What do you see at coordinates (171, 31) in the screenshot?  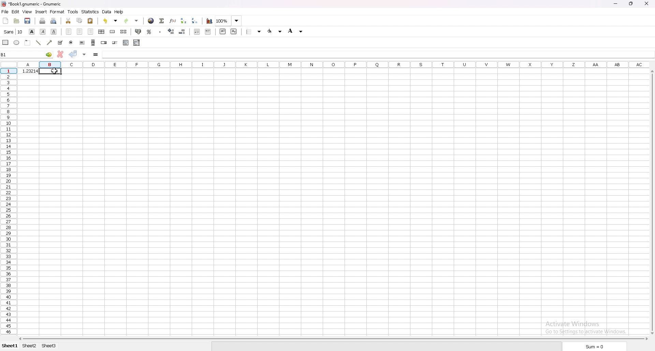 I see `increase decimals` at bounding box center [171, 31].